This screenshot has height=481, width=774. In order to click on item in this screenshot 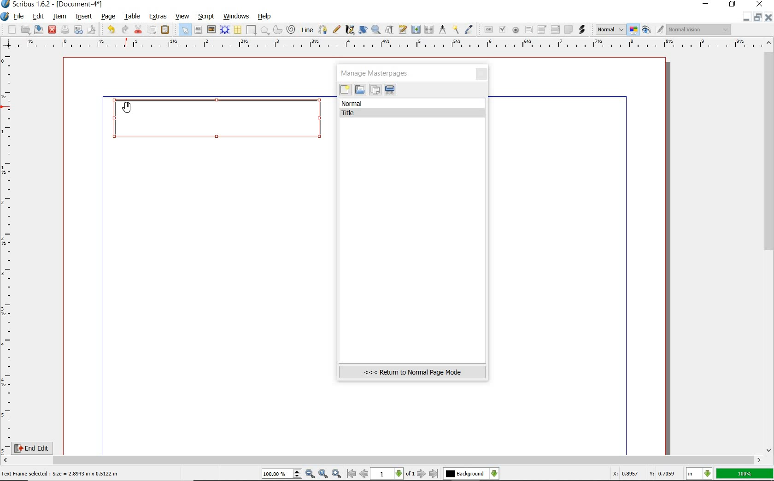, I will do `click(60, 17)`.